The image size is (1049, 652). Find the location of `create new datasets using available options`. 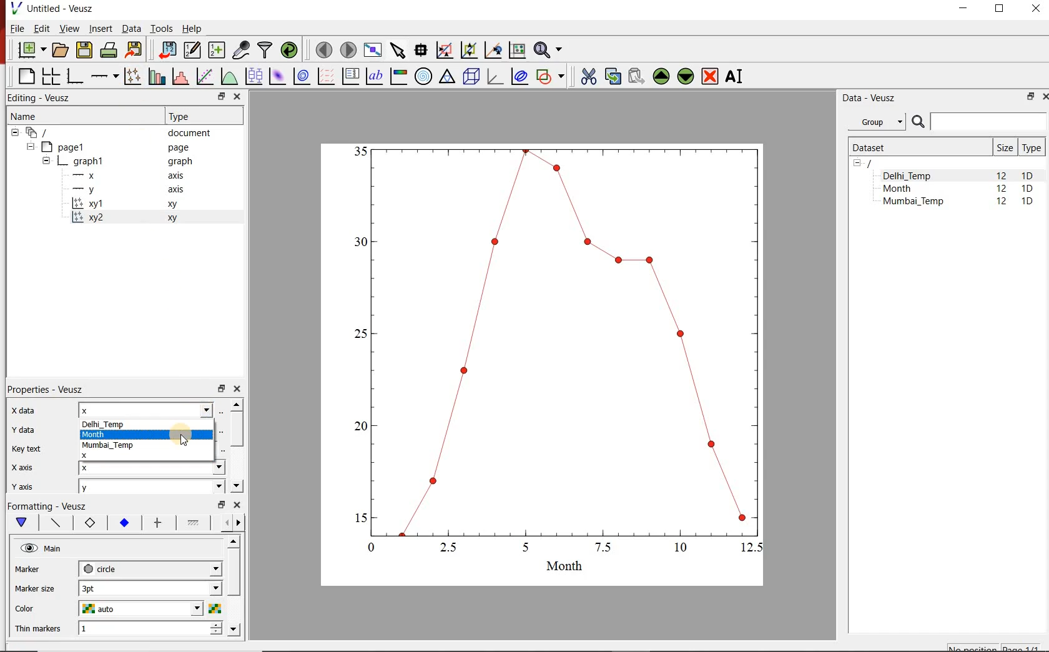

create new datasets using available options is located at coordinates (217, 51).